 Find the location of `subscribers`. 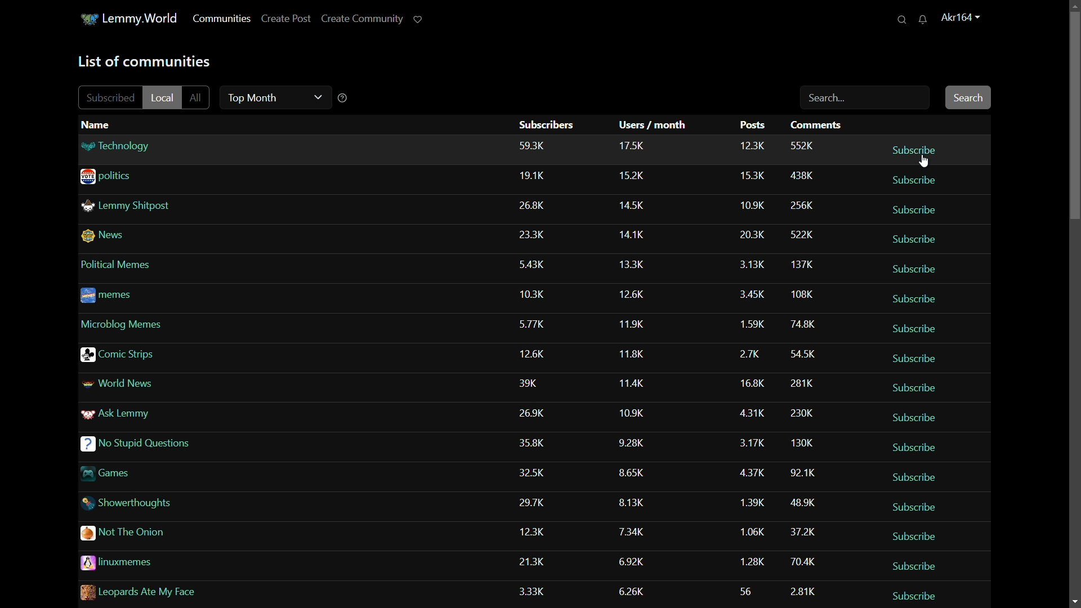

subscribers is located at coordinates (538, 504).